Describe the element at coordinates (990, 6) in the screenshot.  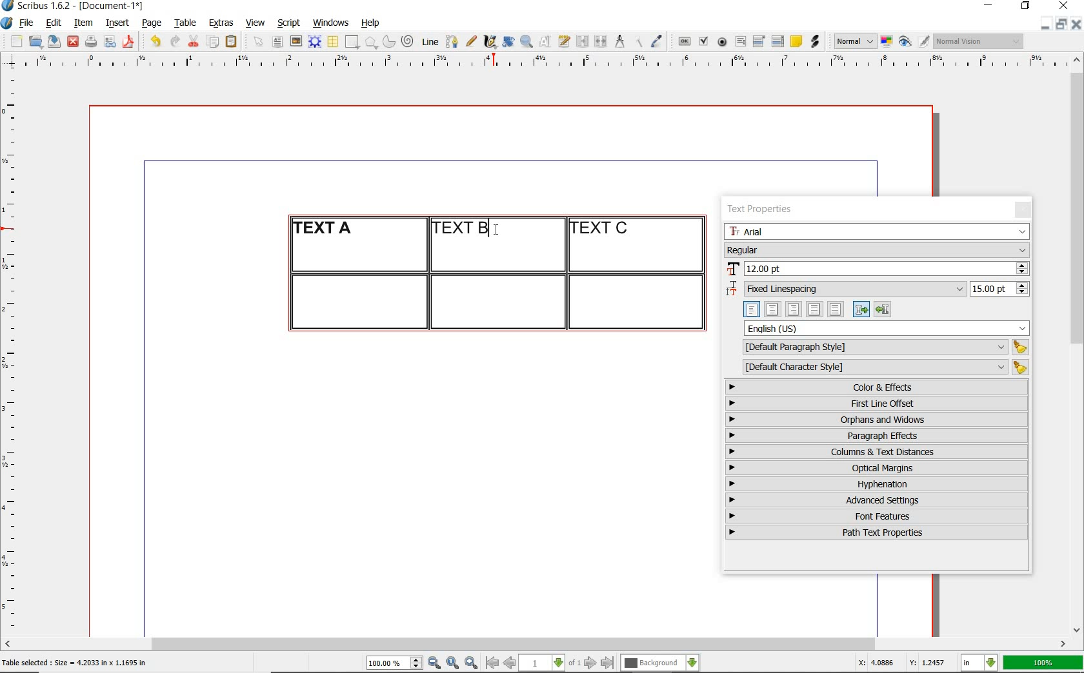
I see `minimize` at that location.